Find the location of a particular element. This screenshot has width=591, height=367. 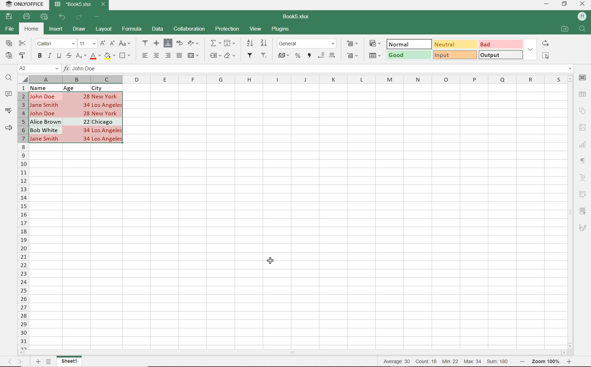

PERCENT STYLE is located at coordinates (297, 56).